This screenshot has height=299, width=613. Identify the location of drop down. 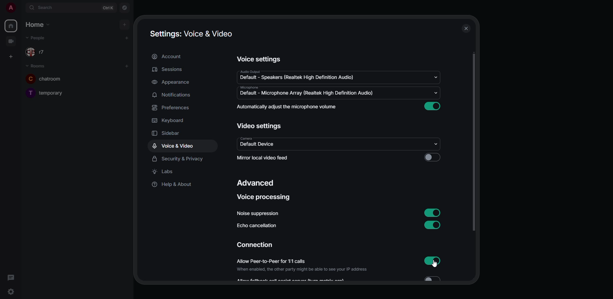
(435, 76).